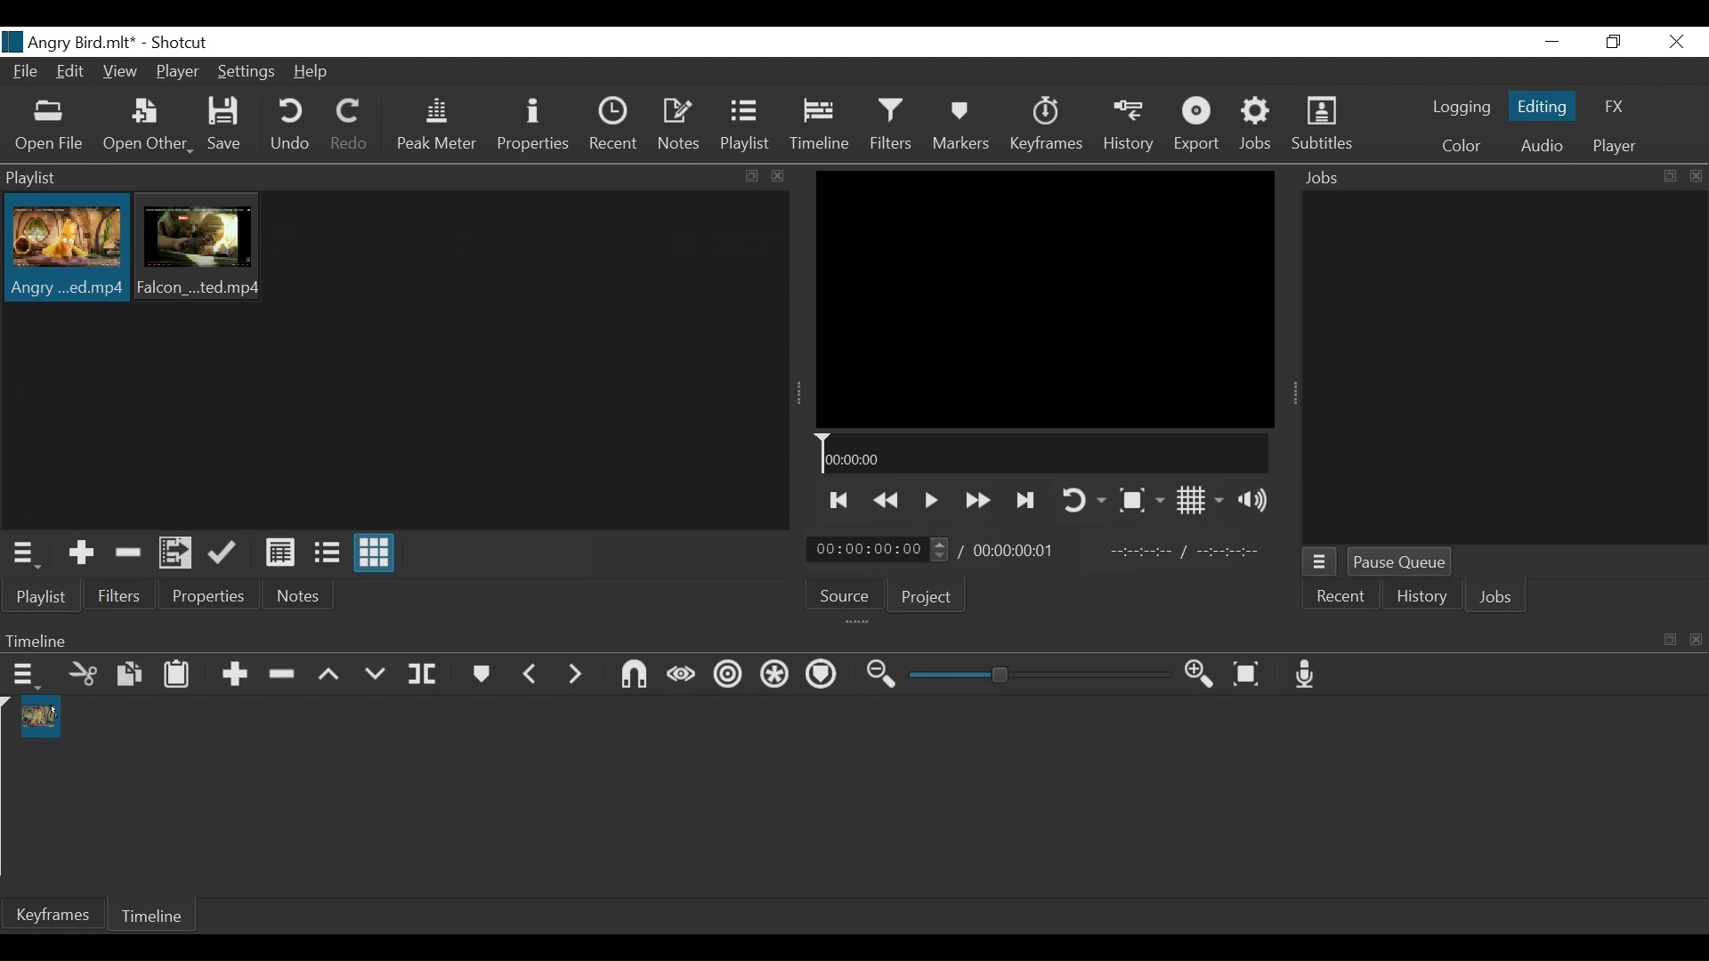 The height and width of the screenshot is (961, 1709). What do you see at coordinates (884, 675) in the screenshot?
I see `Zoom timeline out` at bounding box center [884, 675].